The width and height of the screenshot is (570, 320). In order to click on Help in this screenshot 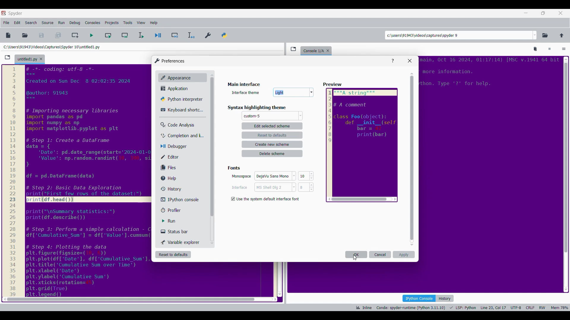, I will do `click(171, 178)`.